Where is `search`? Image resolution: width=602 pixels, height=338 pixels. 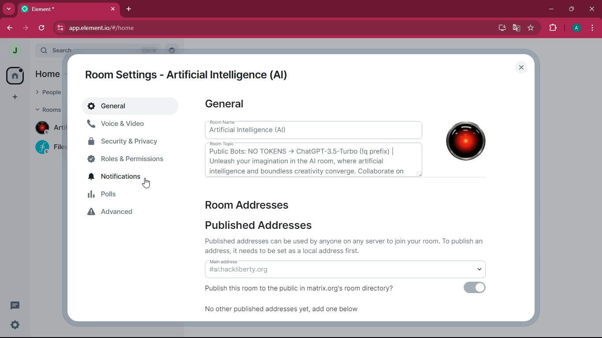
search is located at coordinates (173, 50).